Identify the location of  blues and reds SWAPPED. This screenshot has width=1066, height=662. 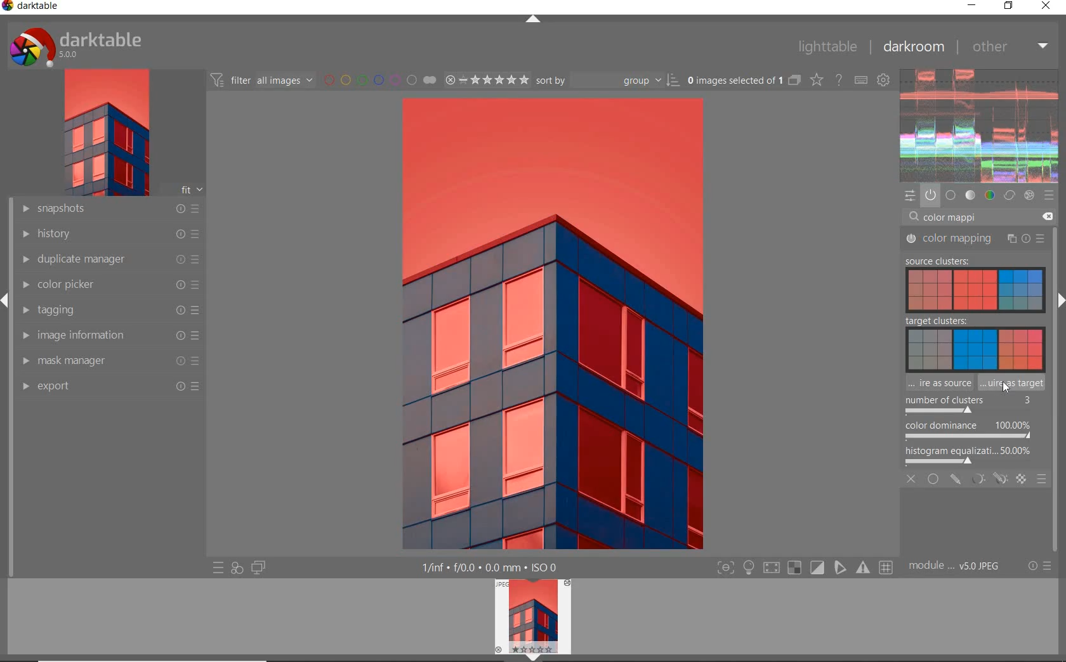
(567, 322).